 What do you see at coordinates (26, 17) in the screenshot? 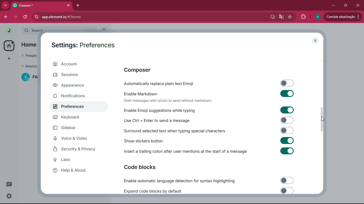
I see `refresh` at bounding box center [26, 17].